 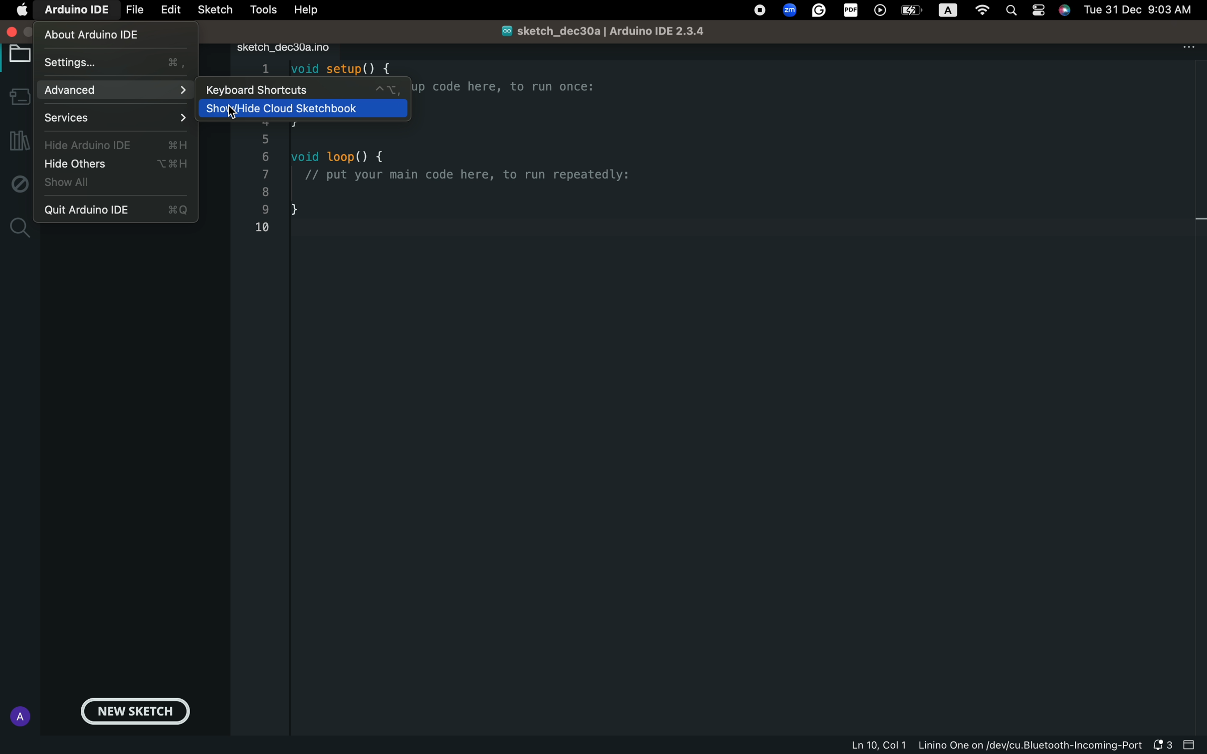 What do you see at coordinates (117, 209) in the screenshot?
I see `quit arduino` at bounding box center [117, 209].